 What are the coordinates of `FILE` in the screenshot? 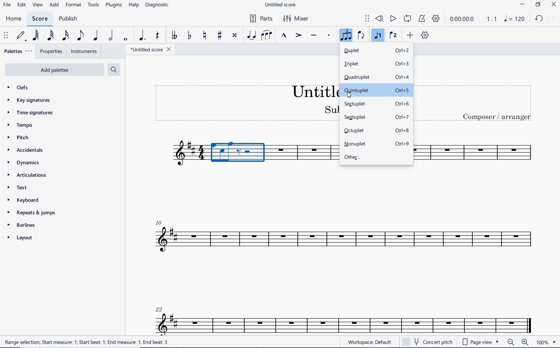 It's located at (6, 5).